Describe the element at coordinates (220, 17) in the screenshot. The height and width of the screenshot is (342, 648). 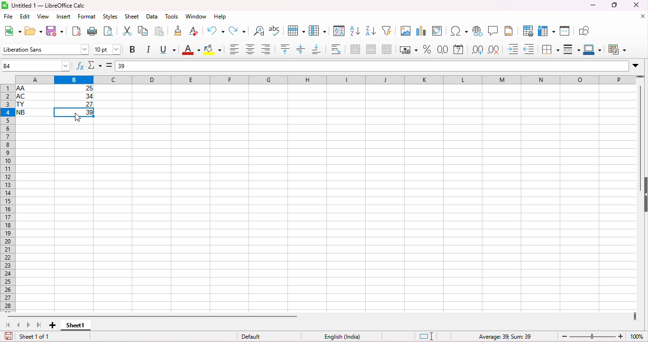
I see `help` at that location.